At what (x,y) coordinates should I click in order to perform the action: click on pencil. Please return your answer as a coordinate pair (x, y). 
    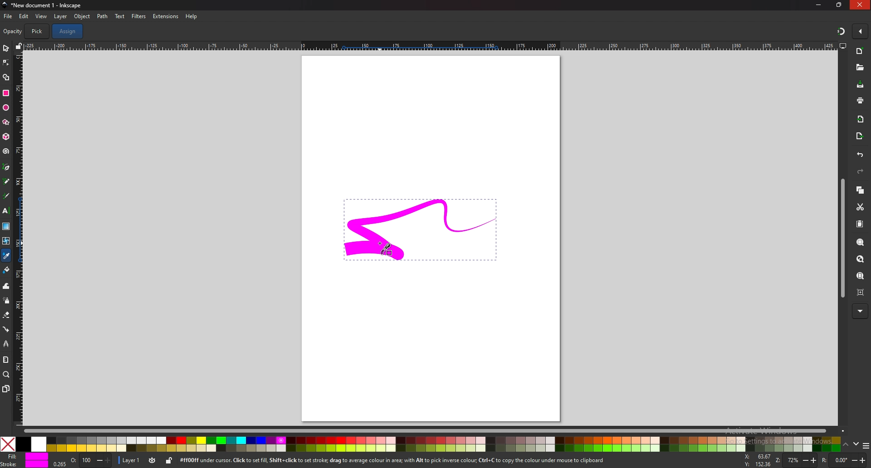
    Looking at the image, I should click on (6, 181).